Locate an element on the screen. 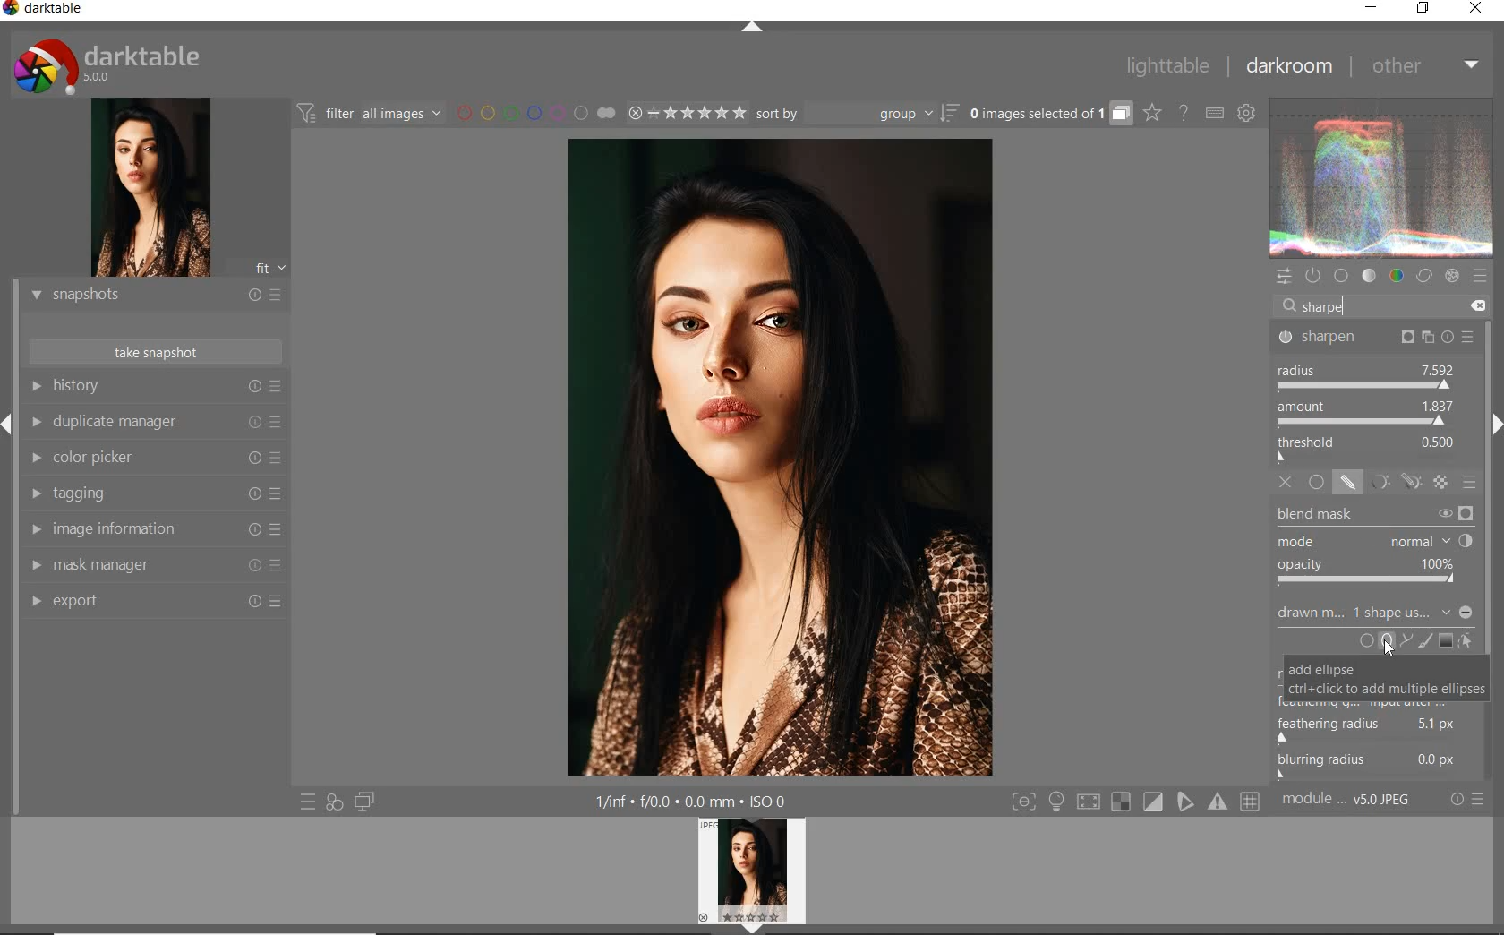 This screenshot has height=935, width=1504. EDITOR is located at coordinates (1302, 310).